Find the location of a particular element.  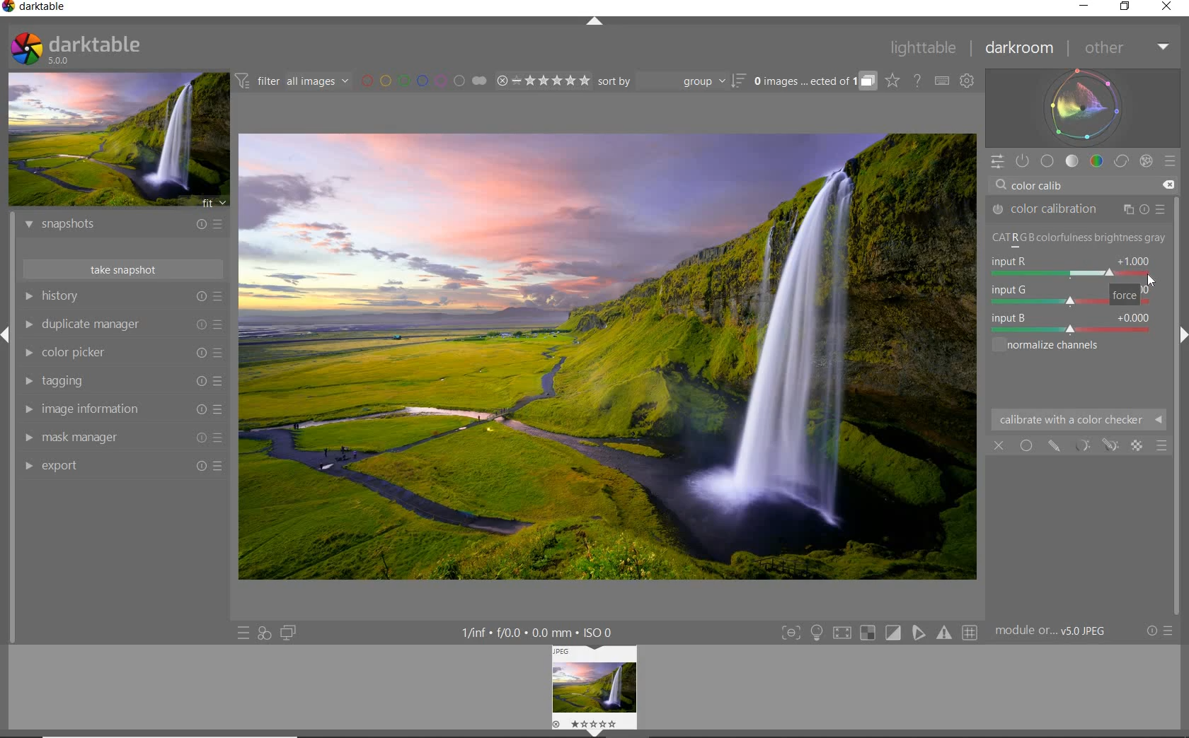

FILTER IMAGES BASED ON THEIR MODULE ORDER is located at coordinates (292, 81).